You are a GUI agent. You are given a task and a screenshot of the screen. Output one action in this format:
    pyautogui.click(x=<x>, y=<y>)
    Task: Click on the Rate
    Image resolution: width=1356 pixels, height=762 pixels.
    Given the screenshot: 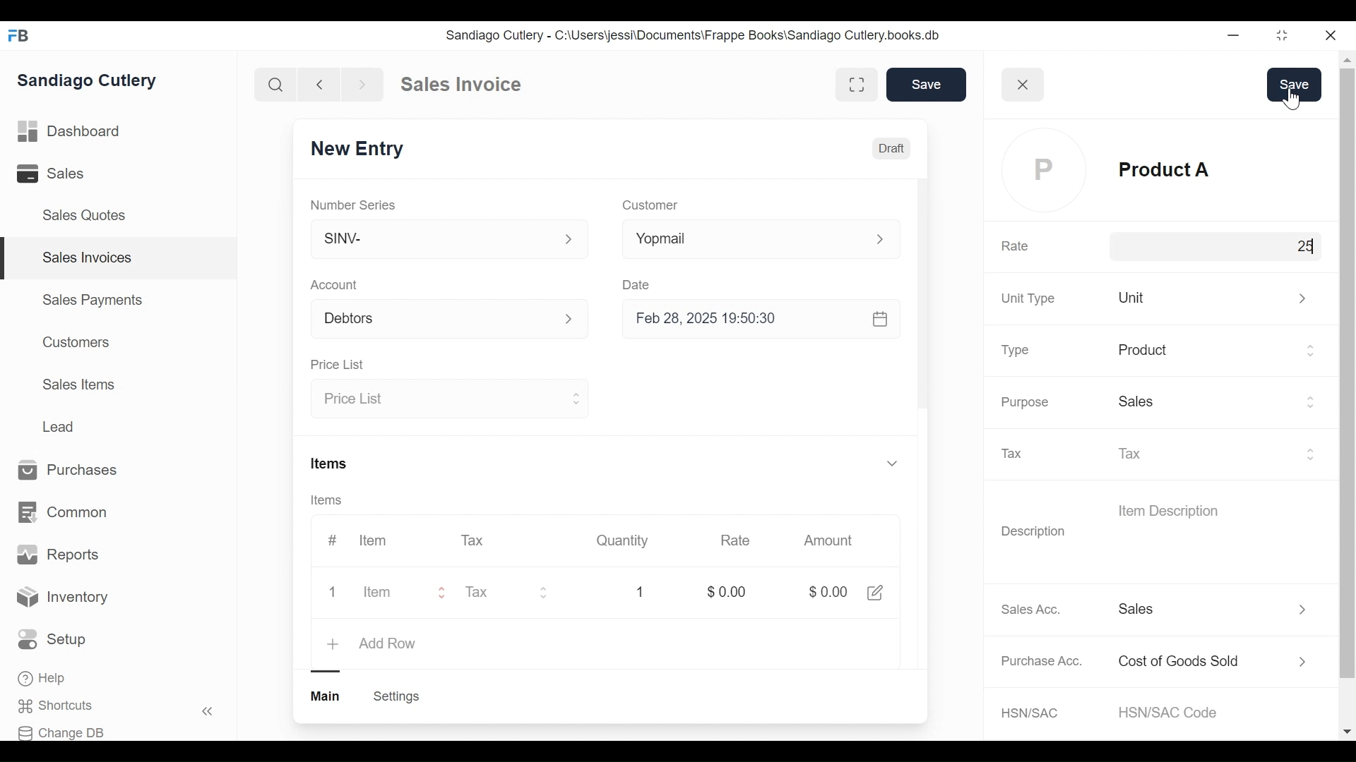 What is the action you would take?
    pyautogui.click(x=735, y=540)
    